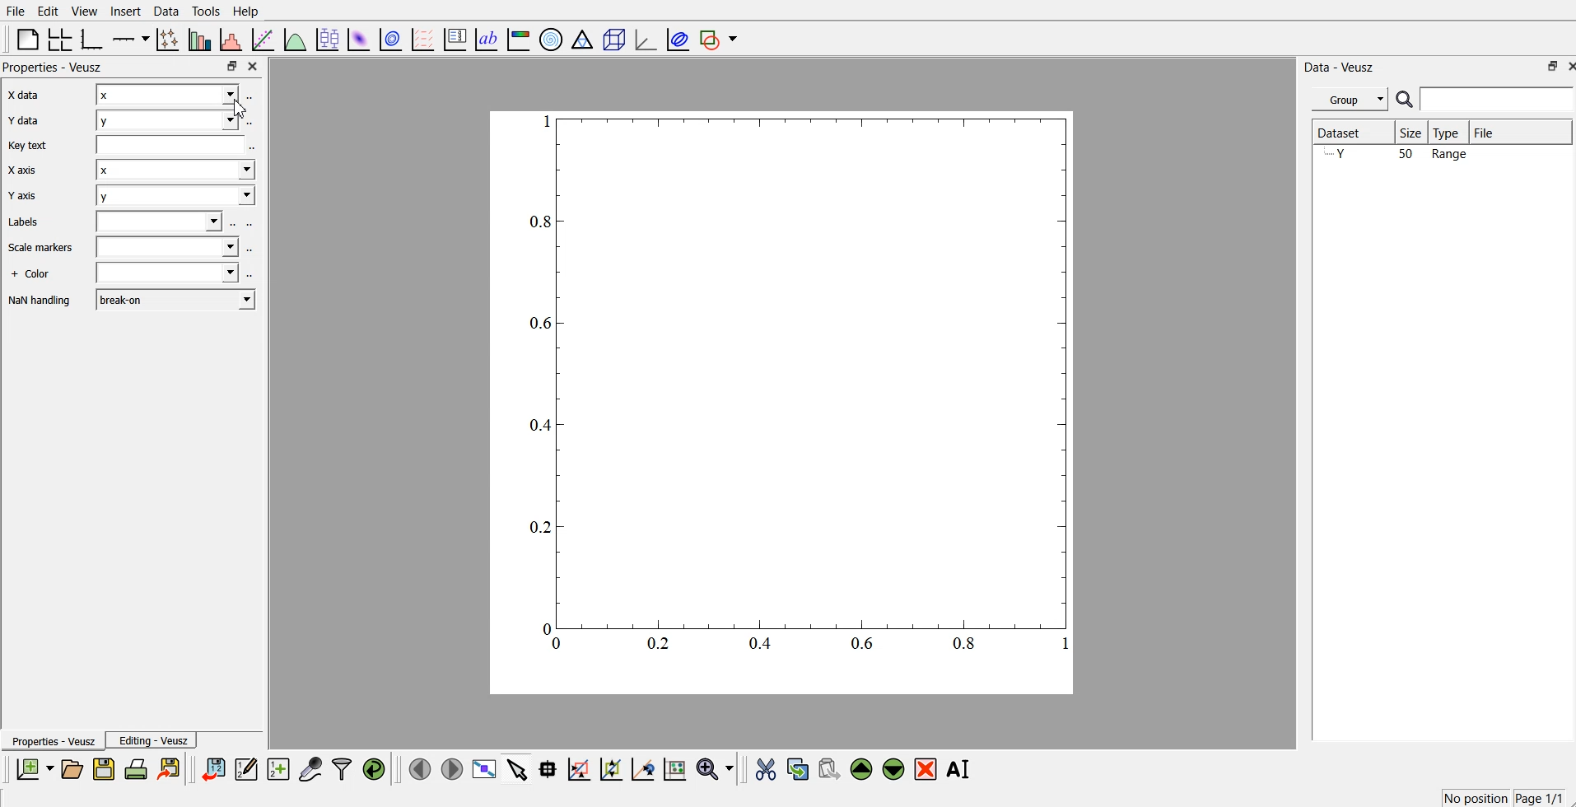 The width and height of the screenshot is (1576, 807). Describe the element at coordinates (1473, 797) in the screenshot. I see `no position` at that location.